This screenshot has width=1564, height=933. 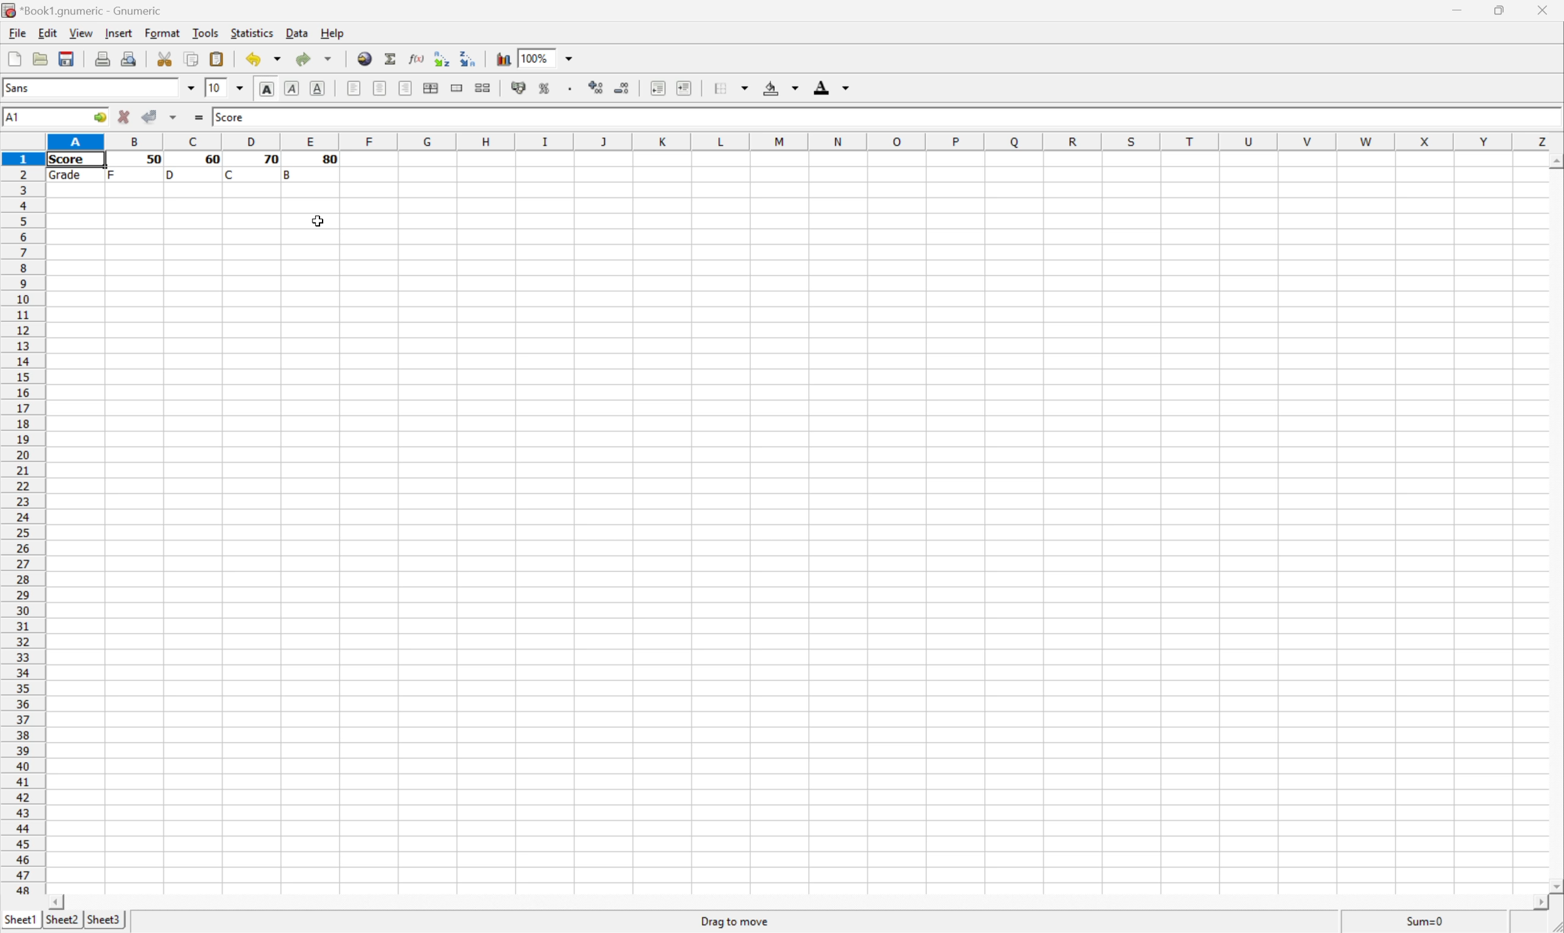 I want to click on Decrease indent, and align contents to the left, so click(x=654, y=89).